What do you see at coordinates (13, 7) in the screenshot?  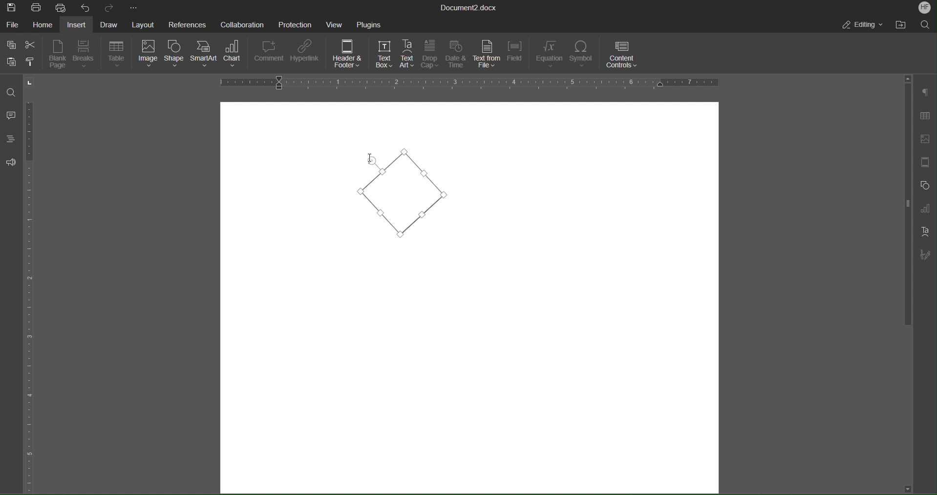 I see `Save` at bounding box center [13, 7].